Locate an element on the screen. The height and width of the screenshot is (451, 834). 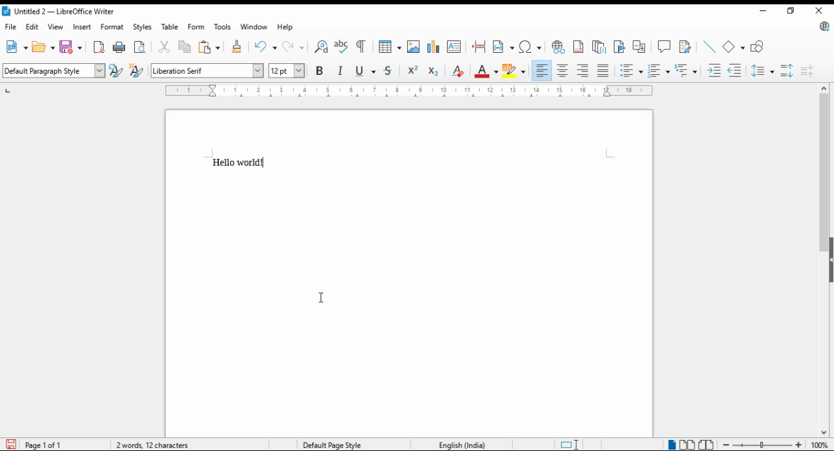
font size is located at coordinates (288, 71).